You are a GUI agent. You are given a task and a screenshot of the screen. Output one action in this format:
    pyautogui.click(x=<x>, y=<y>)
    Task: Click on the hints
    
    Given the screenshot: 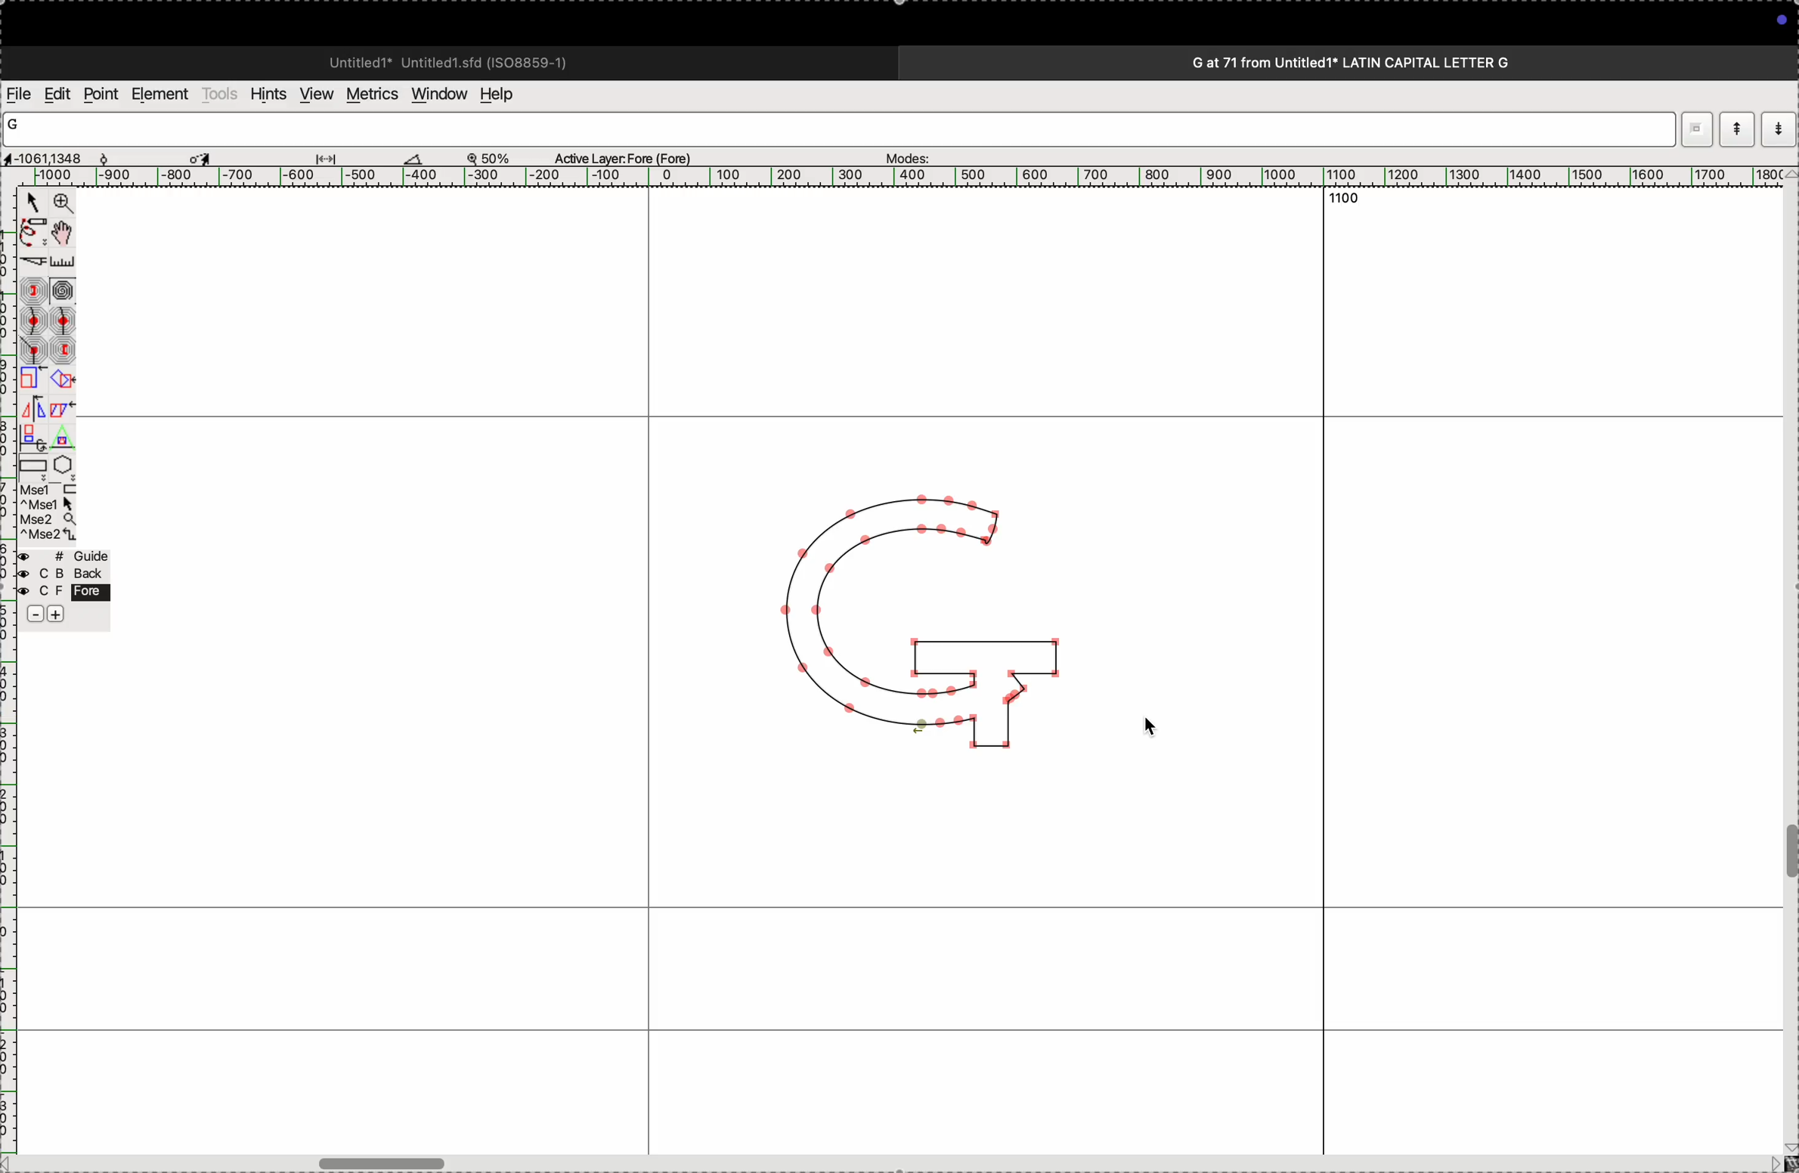 What is the action you would take?
    pyautogui.click(x=268, y=96)
    